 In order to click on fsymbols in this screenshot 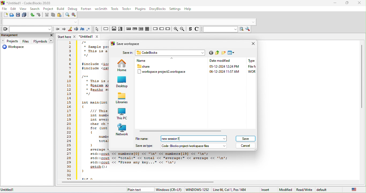, I will do `click(43, 41)`.